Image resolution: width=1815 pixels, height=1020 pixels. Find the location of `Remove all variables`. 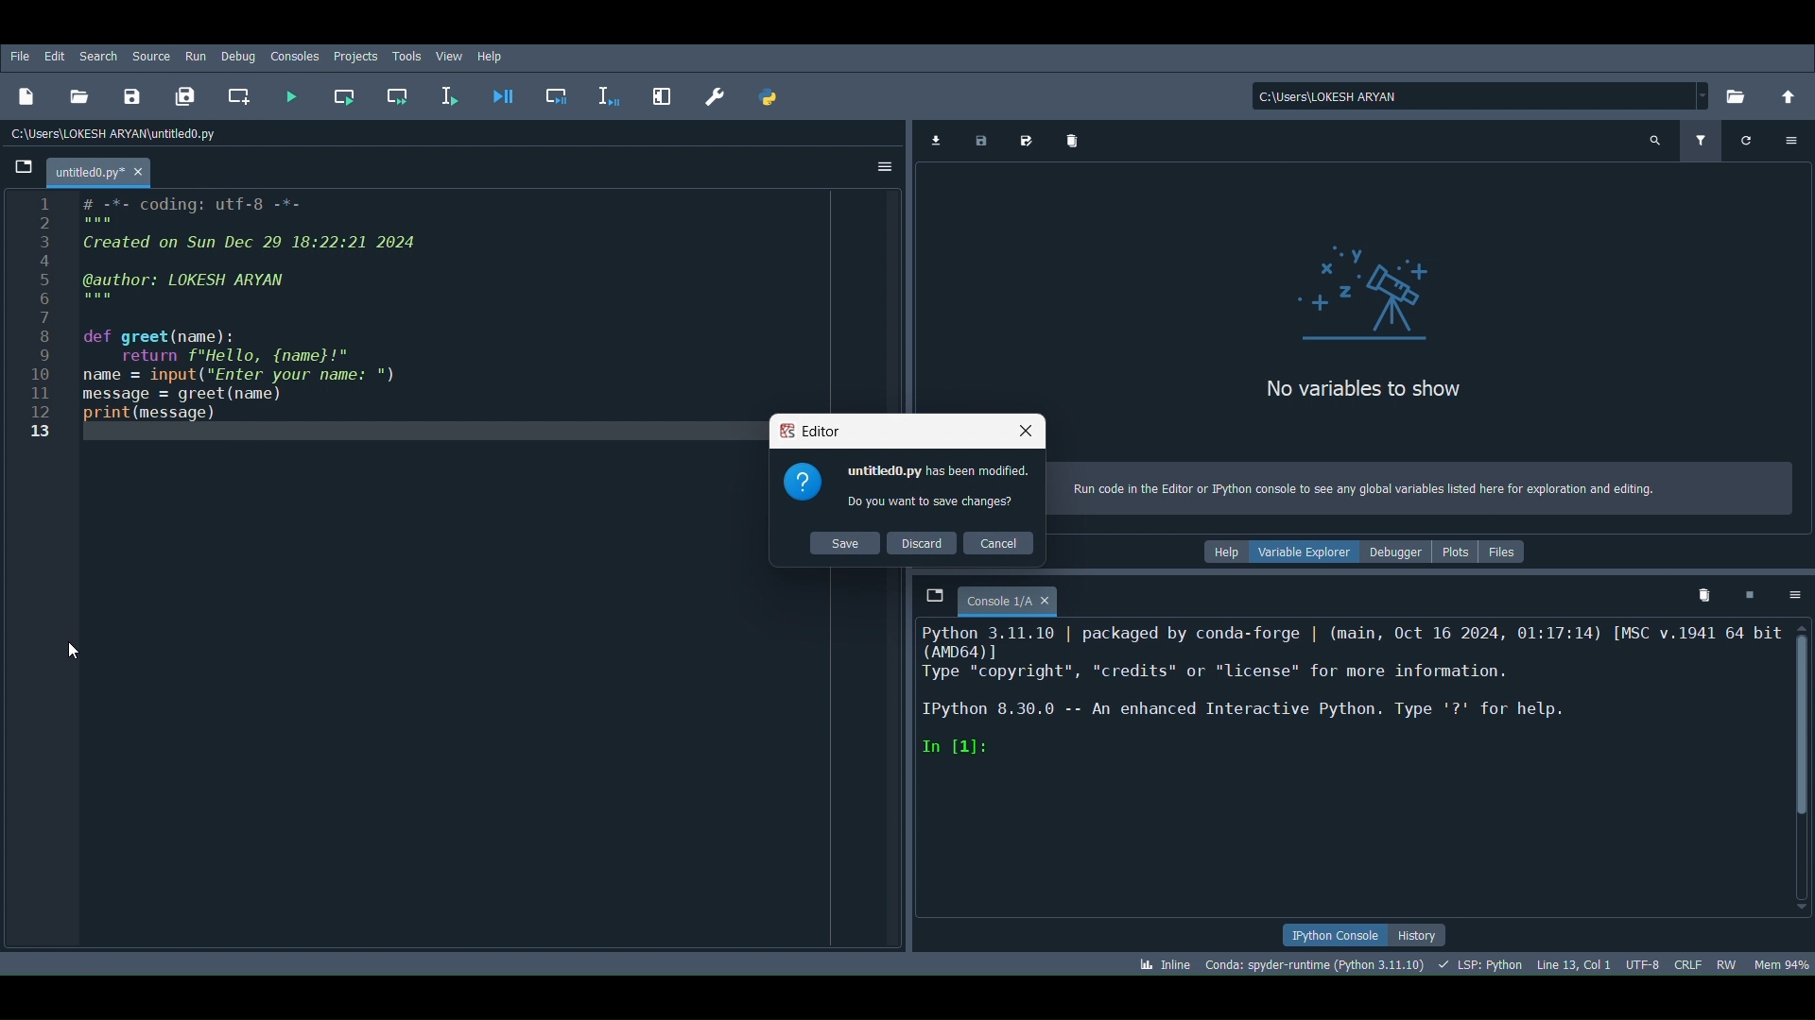

Remove all variables is located at coordinates (1074, 139).